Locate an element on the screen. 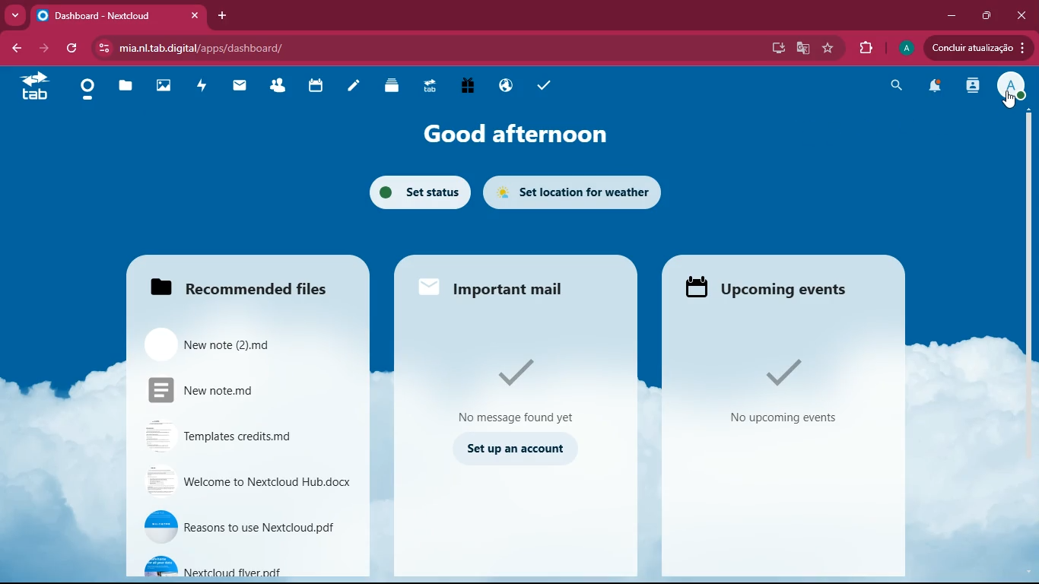 This screenshot has width=1039, height=584. Templates credits.md is located at coordinates (227, 439).